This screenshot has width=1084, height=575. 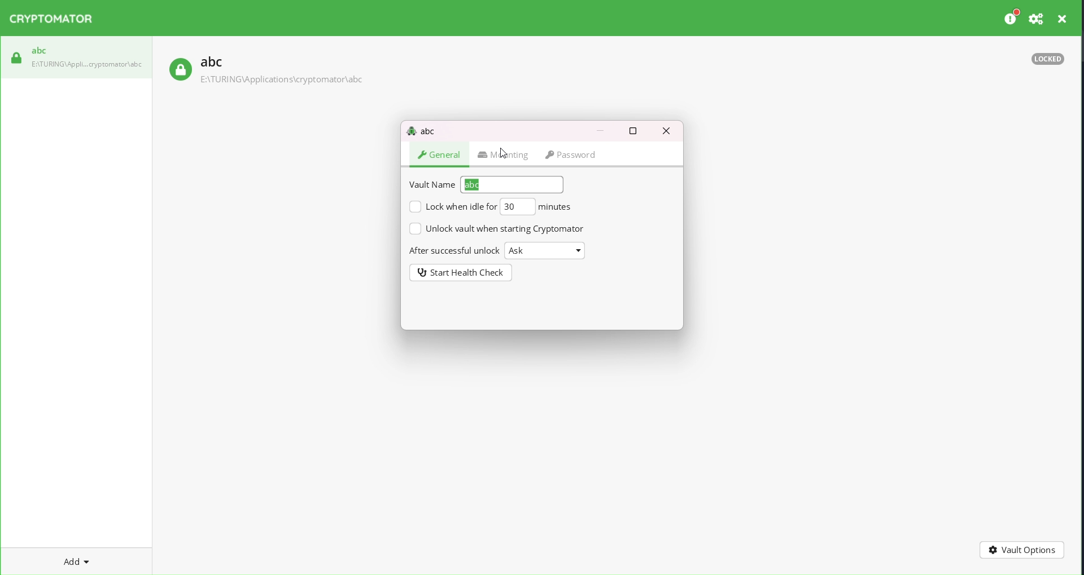 What do you see at coordinates (1035, 19) in the screenshot?
I see `setting` at bounding box center [1035, 19].